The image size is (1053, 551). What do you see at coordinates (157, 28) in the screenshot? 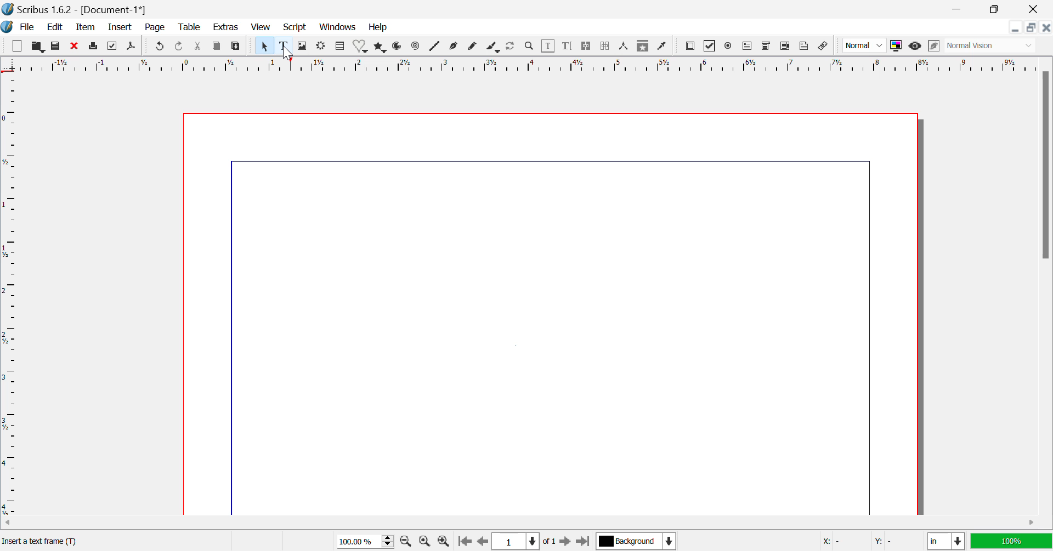
I see `Page` at bounding box center [157, 28].